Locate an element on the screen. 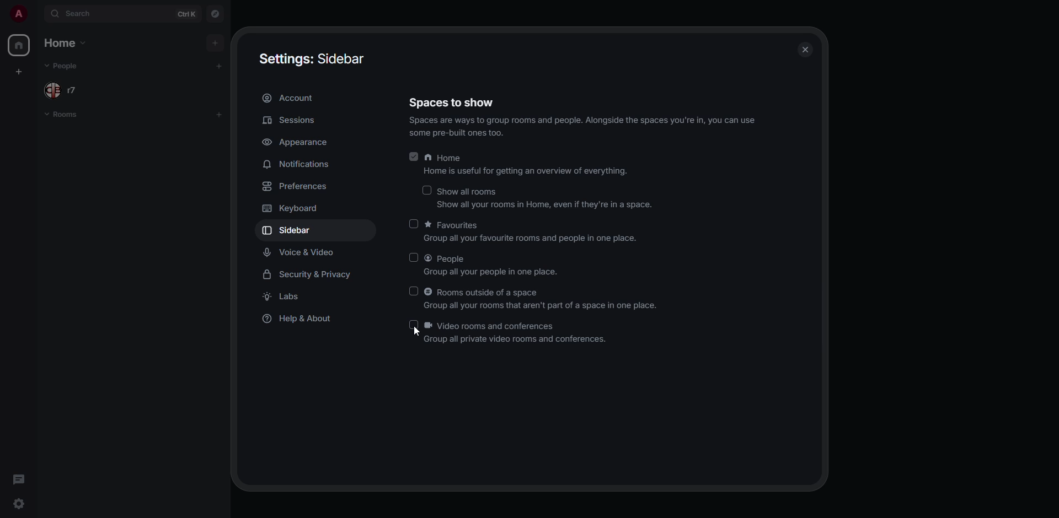  help & about is located at coordinates (301, 319).